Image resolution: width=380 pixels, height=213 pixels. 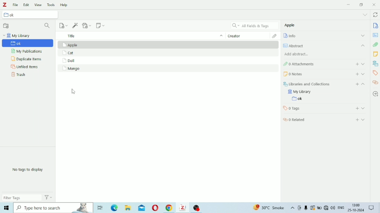 I want to click on Mango, so click(x=71, y=69).